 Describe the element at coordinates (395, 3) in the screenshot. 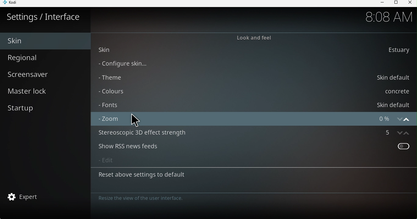

I see `Maximize` at that location.